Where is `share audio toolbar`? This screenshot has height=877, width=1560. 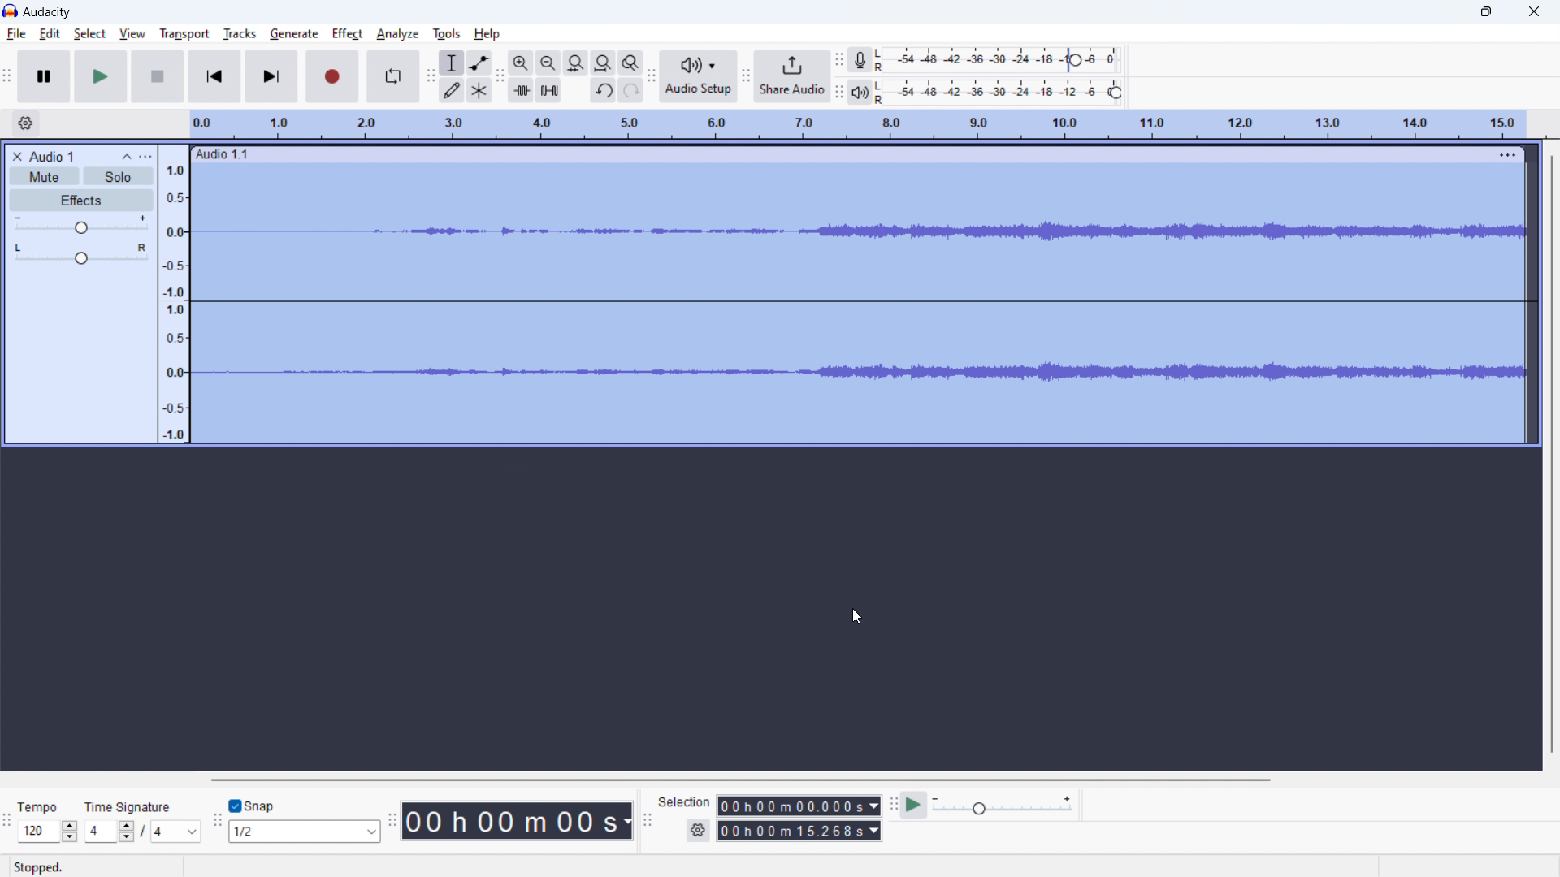
share audio toolbar is located at coordinates (744, 75).